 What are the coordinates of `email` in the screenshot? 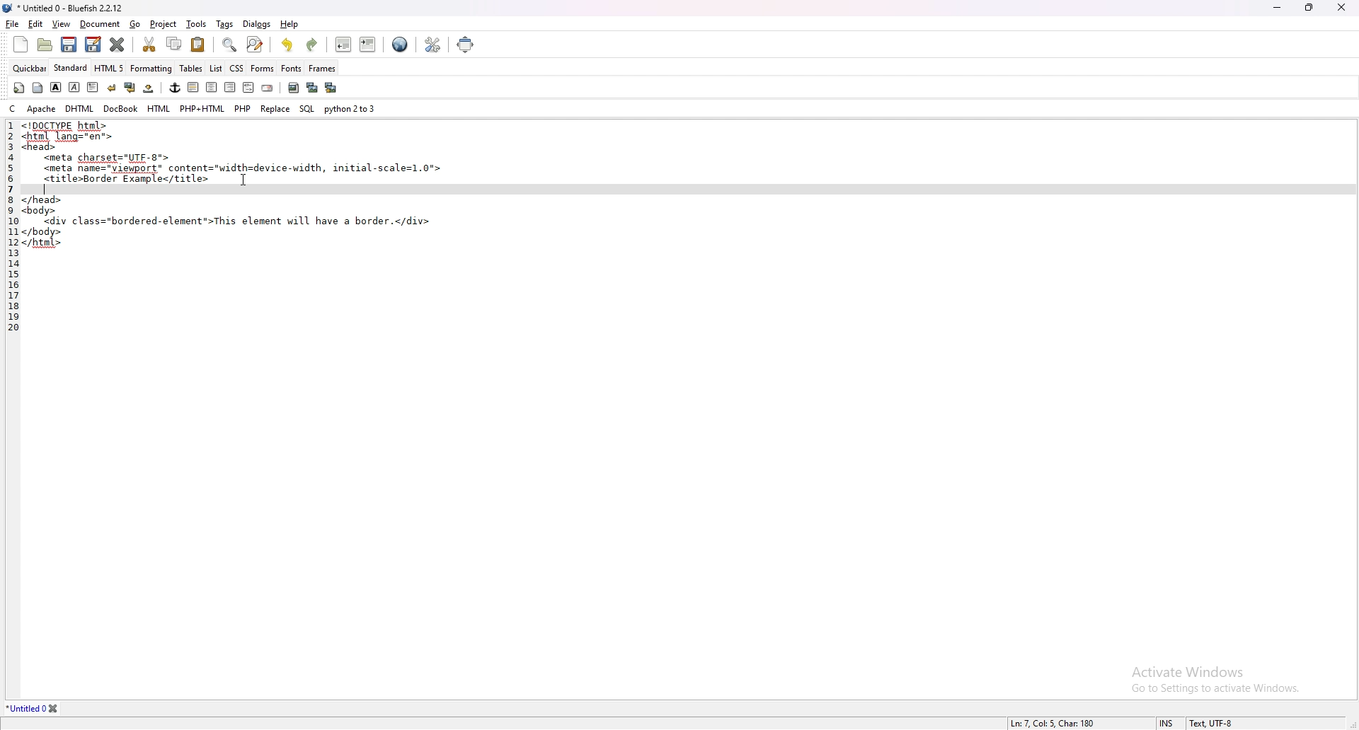 It's located at (268, 88).